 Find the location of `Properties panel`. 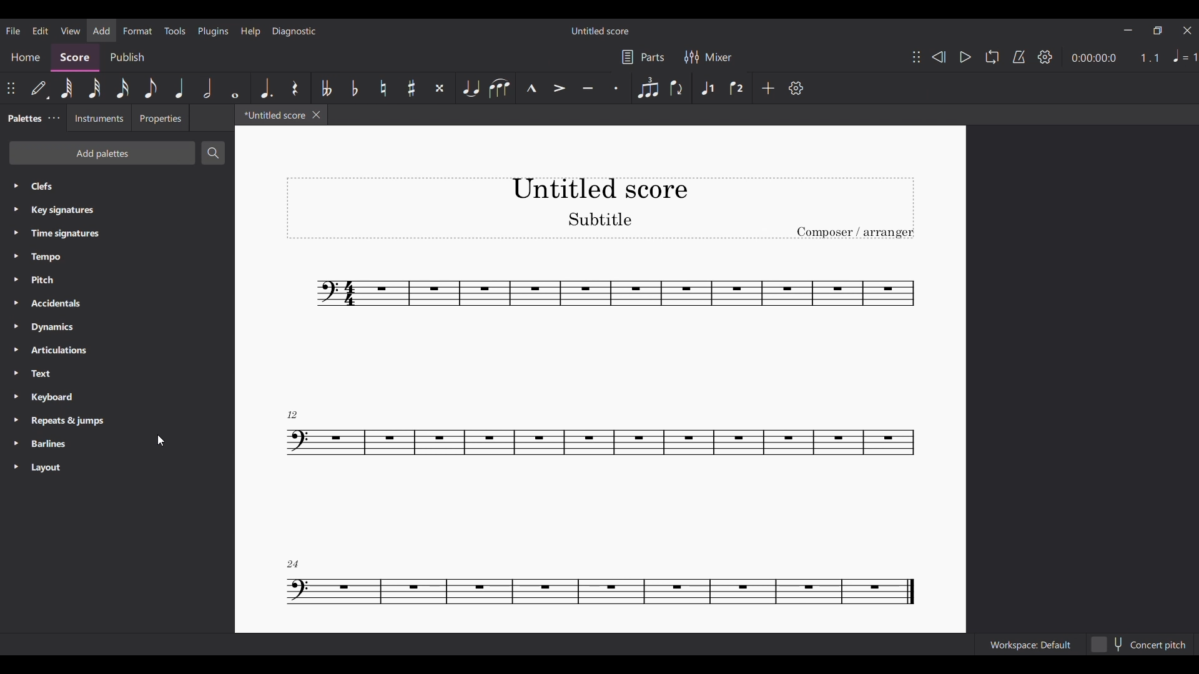

Properties panel is located at coordinates (161, 120).